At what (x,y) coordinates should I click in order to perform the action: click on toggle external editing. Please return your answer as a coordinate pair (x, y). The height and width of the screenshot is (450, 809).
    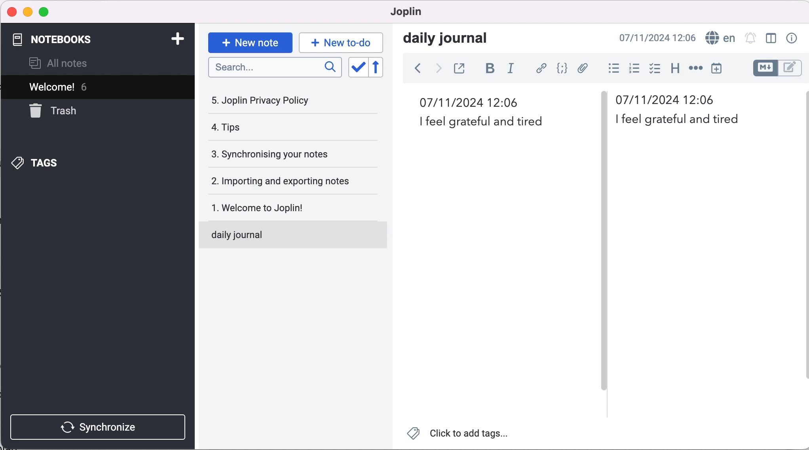
    Looking at the image, I should click on (461, 68).